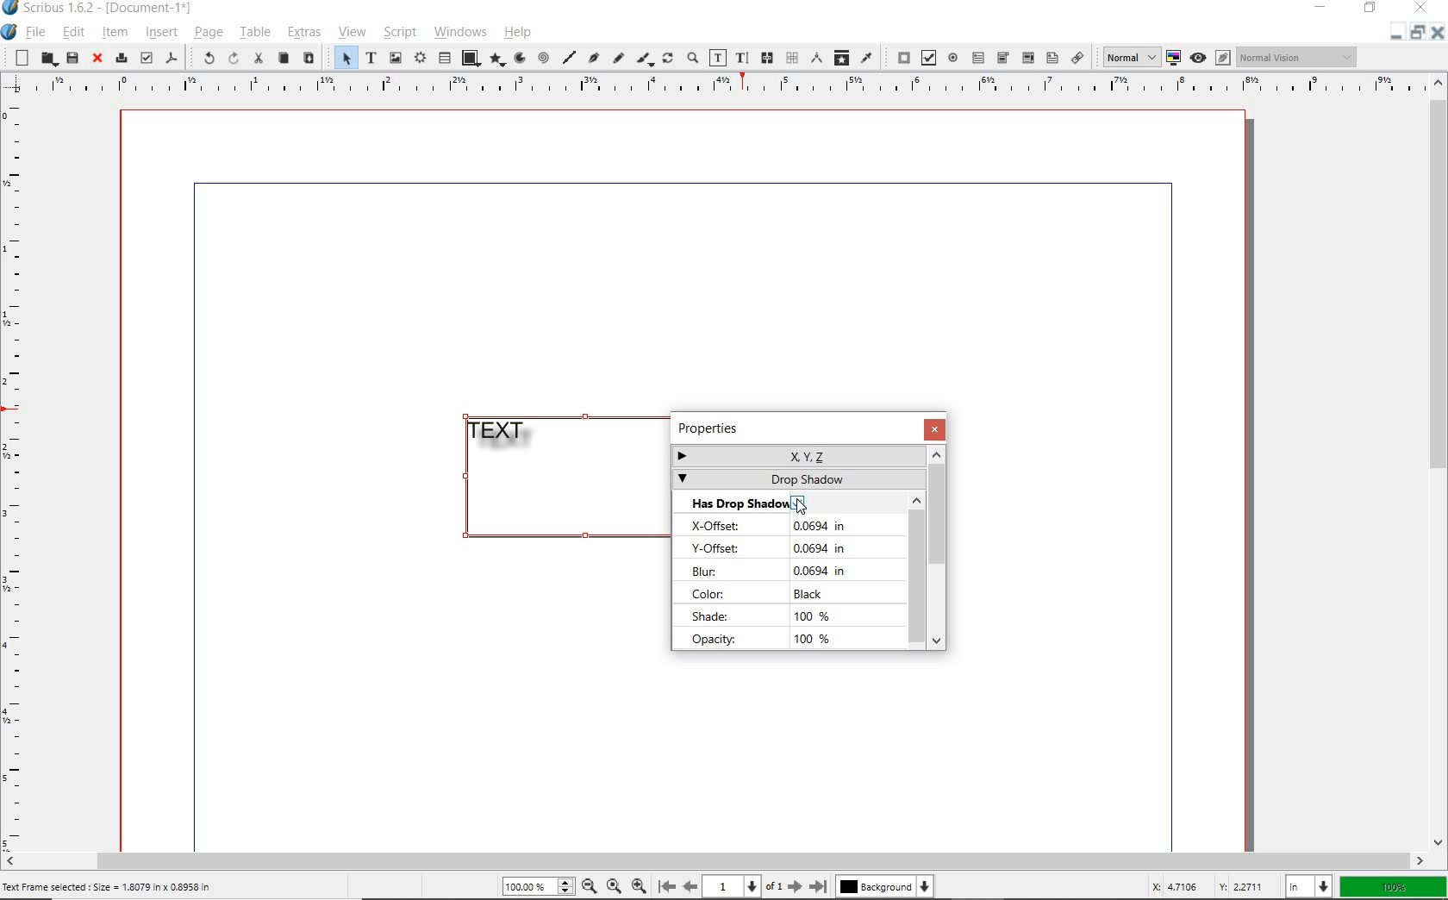 This screenshot has width=1448, height=900. Describe the element at coordinates (927, 57) in the screenshot. I see `pdf check box` at that location.